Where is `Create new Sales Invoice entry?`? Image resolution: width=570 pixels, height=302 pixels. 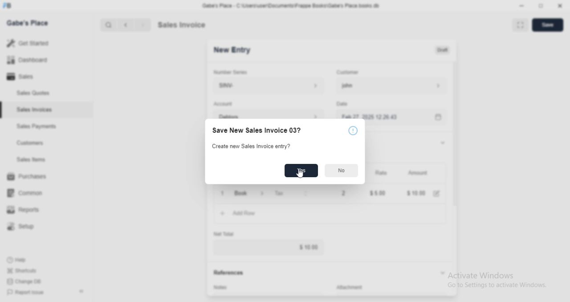
Create new Sales Invoice entry? is located at coordinates (249, 146).